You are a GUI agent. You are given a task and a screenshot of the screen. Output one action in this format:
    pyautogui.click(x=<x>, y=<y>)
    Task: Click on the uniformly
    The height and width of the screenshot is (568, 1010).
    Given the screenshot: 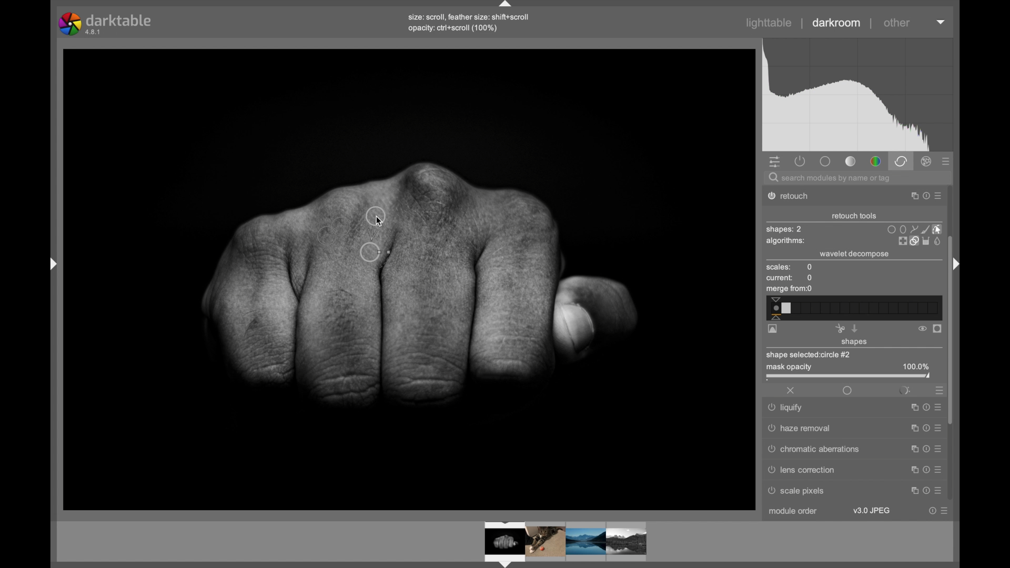 What is the action you would take?
    pyautogui.click(x=847, y=390)
    